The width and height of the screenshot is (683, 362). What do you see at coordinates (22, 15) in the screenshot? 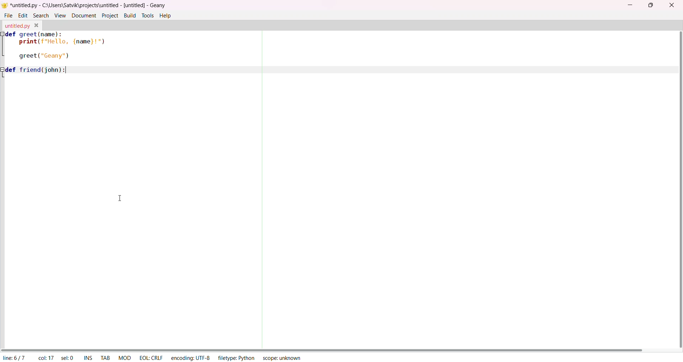
I see `edit` at bounding box center [22, 15].